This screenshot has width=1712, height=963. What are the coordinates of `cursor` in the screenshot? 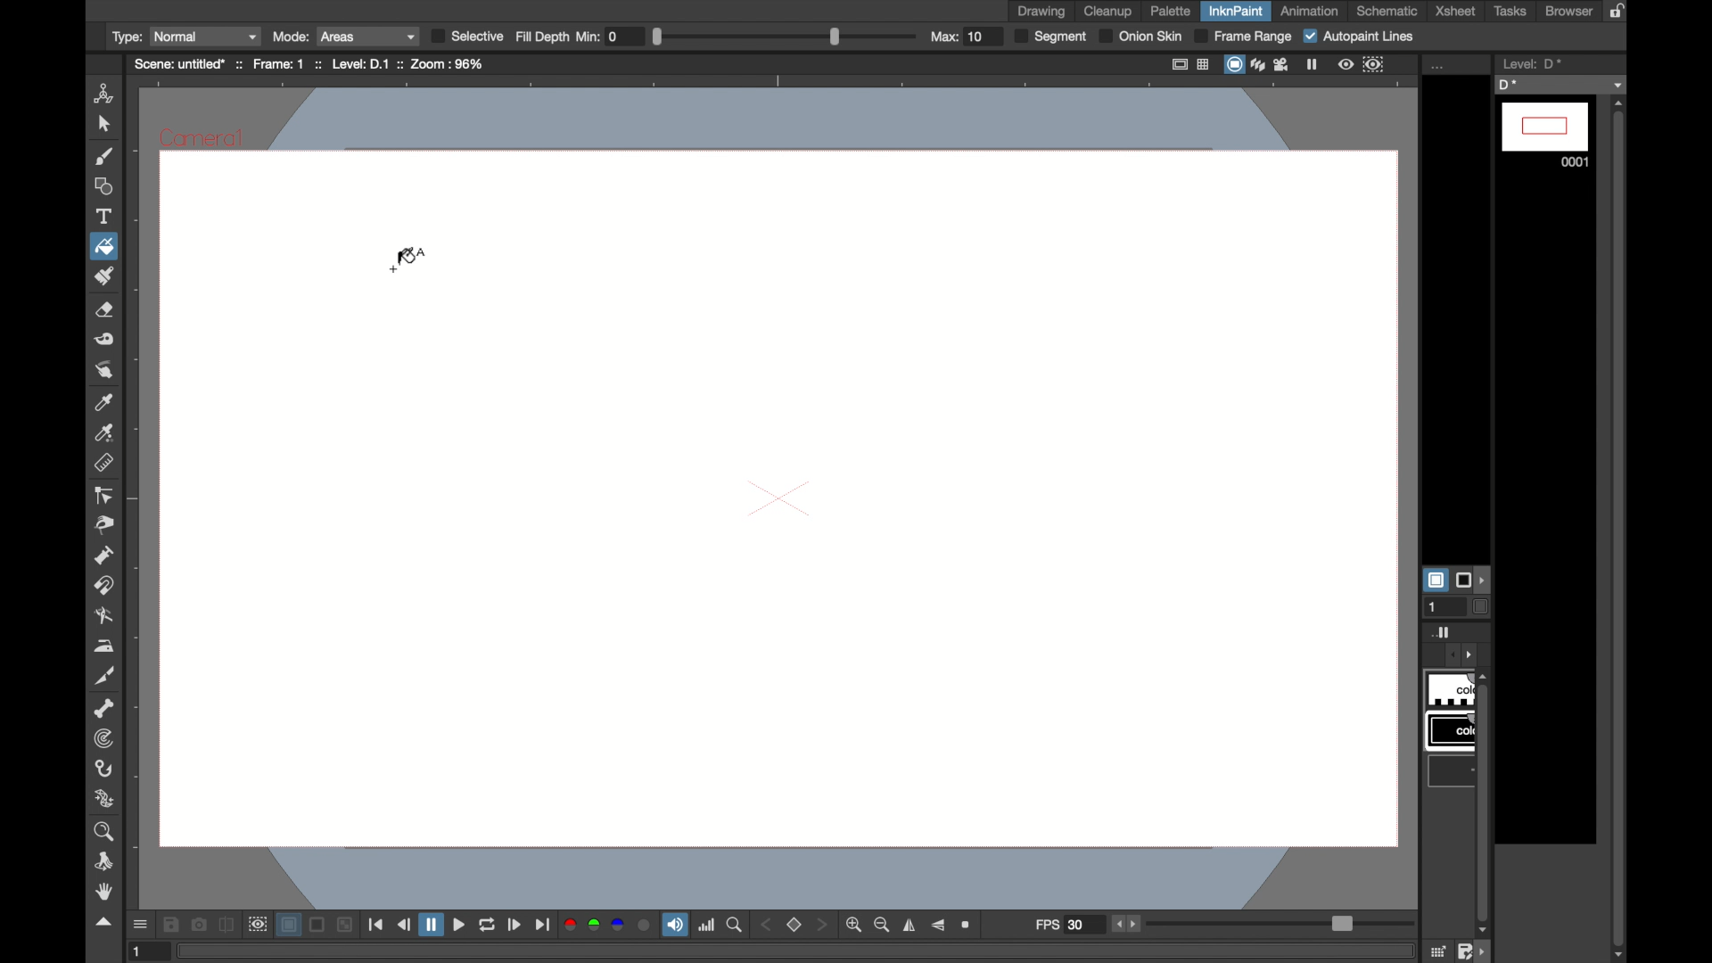 It's located at (109, 261).